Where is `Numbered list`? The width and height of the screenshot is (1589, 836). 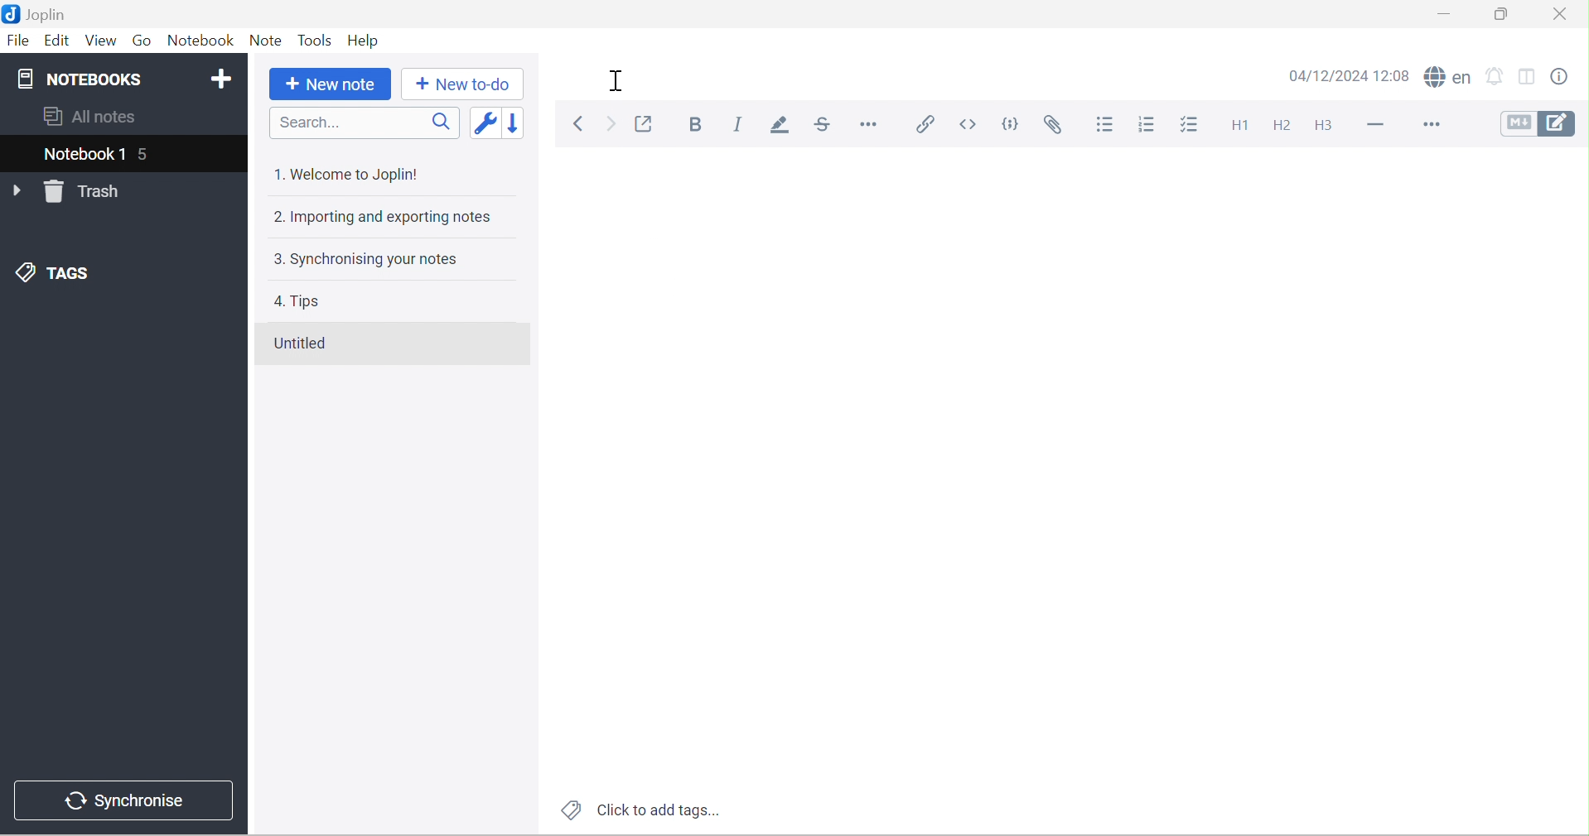
Numbered list is located at coordinates (1146, 126).